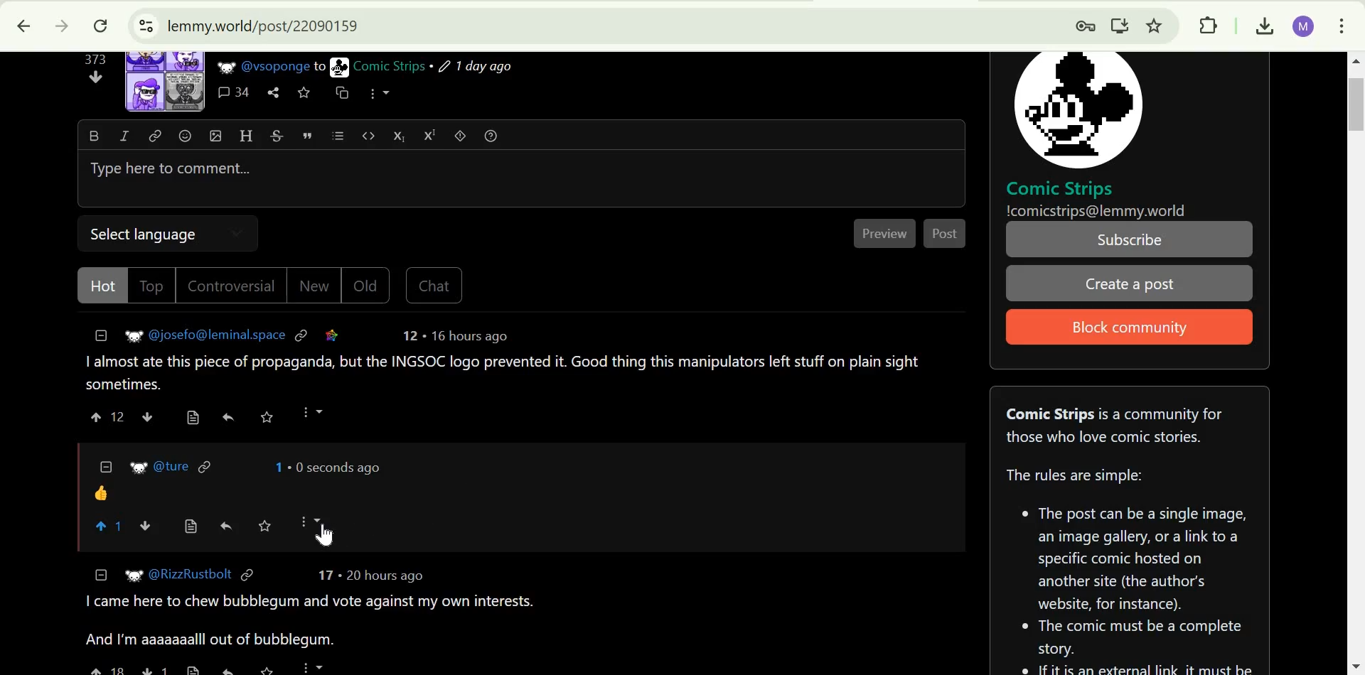 The width and height of the screenshot is (1365, 675). What do you see at coordinates (383, 576) in the screenshot?
I see `20 hours ago` at bounding box center [383, 576].